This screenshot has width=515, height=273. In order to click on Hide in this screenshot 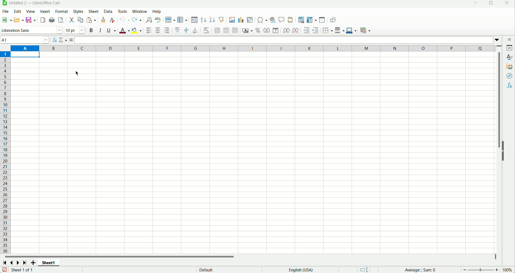, I will do `click(505, 154)`.